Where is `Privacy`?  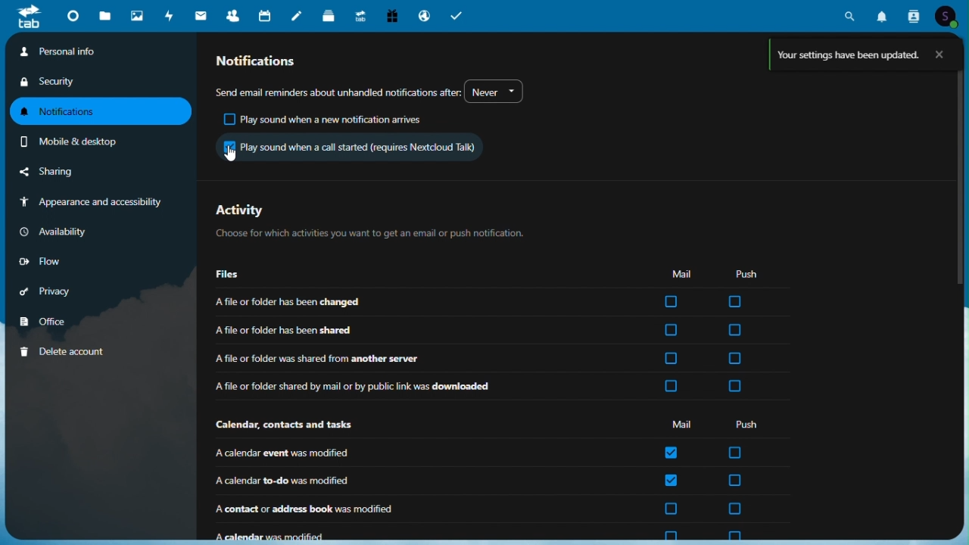 Privacy is located at coordinates (53, 288).